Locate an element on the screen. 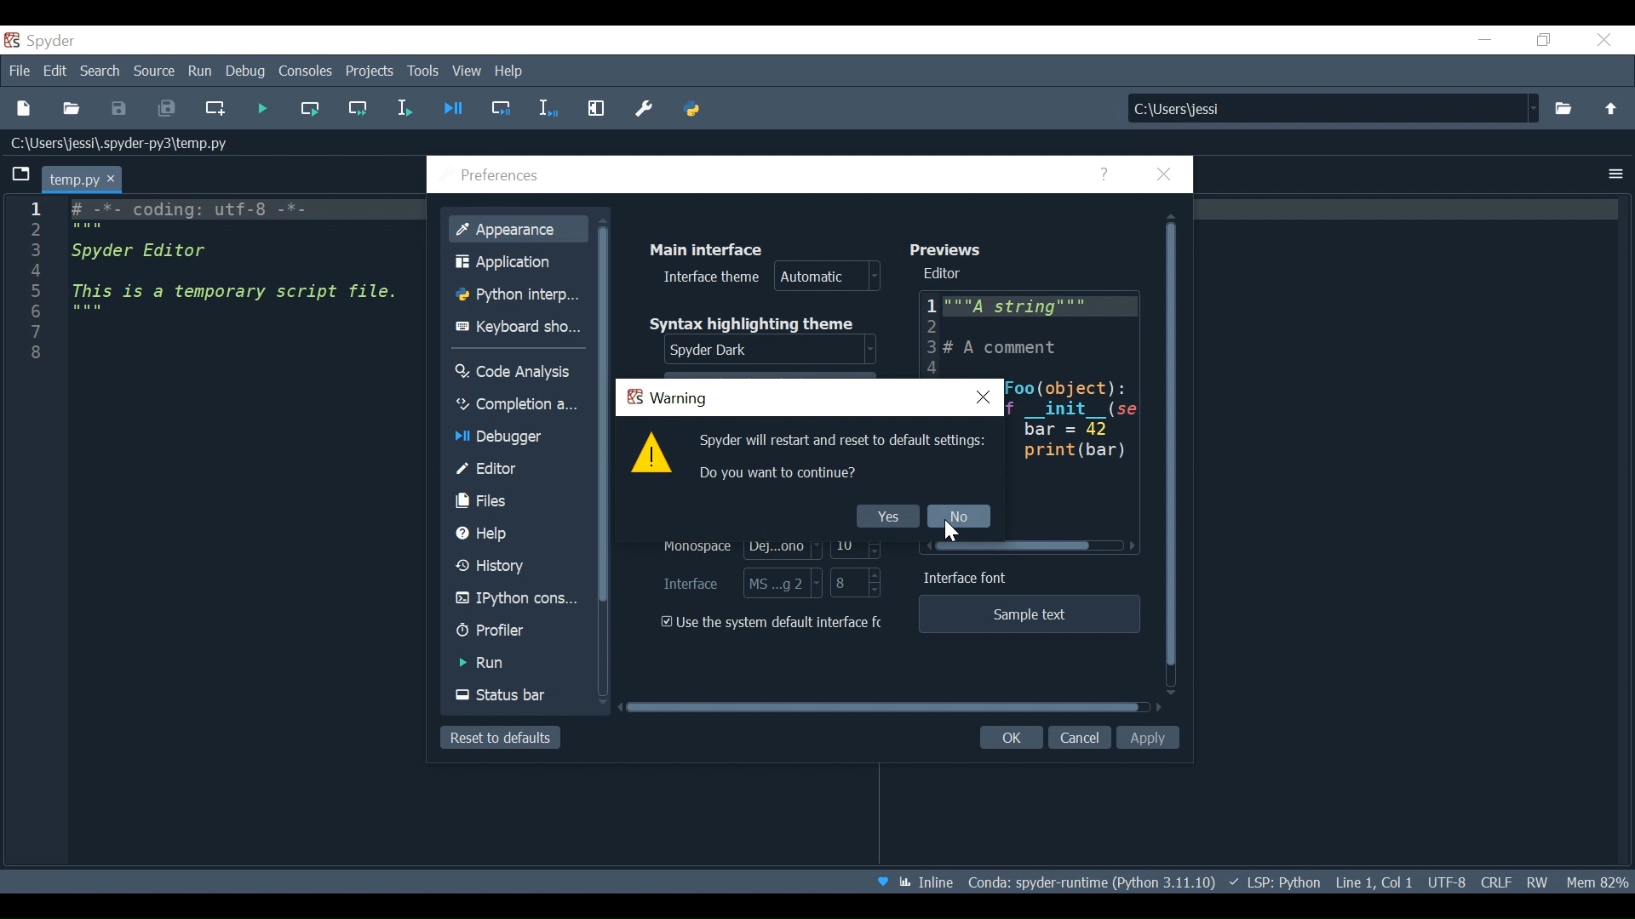  Restore is located at coordinates (1546, 39).